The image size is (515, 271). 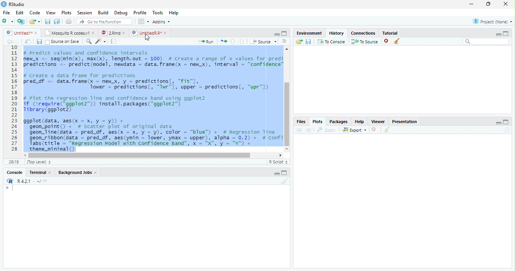 I want to click on Project (None), so click(x=493, y=21).